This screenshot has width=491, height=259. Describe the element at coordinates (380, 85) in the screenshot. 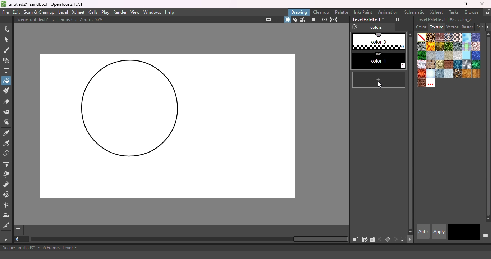

I see `cursor` at that location.